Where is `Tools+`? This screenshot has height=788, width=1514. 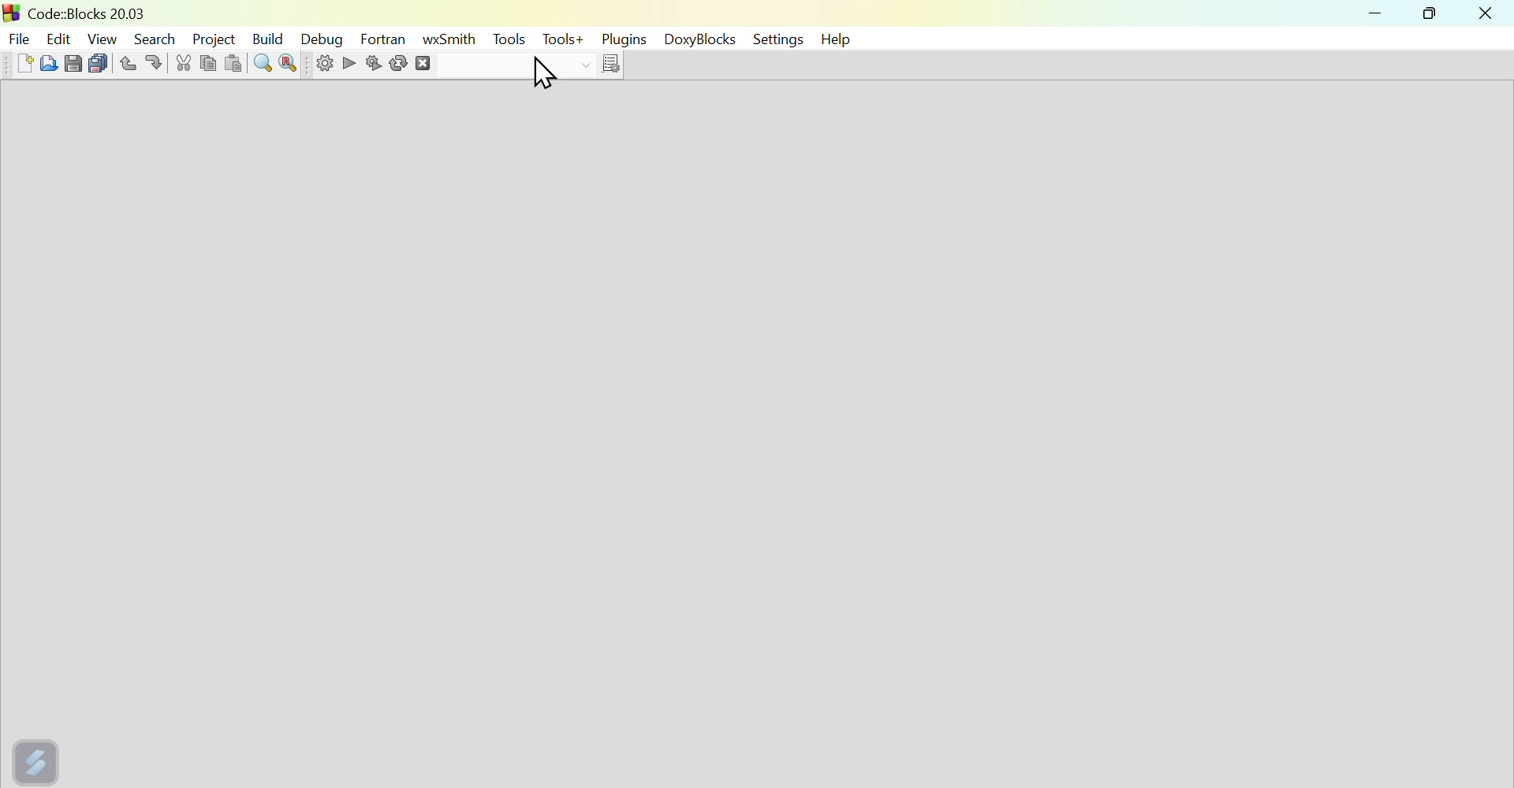 Tools+ is located at coordinates (561, 41).